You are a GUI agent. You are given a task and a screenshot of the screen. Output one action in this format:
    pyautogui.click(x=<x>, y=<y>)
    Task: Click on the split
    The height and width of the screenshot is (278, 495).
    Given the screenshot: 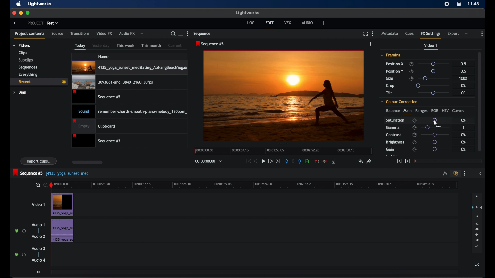 What is the action you would take?
    pyautogui.click(x=316, y=161)
    